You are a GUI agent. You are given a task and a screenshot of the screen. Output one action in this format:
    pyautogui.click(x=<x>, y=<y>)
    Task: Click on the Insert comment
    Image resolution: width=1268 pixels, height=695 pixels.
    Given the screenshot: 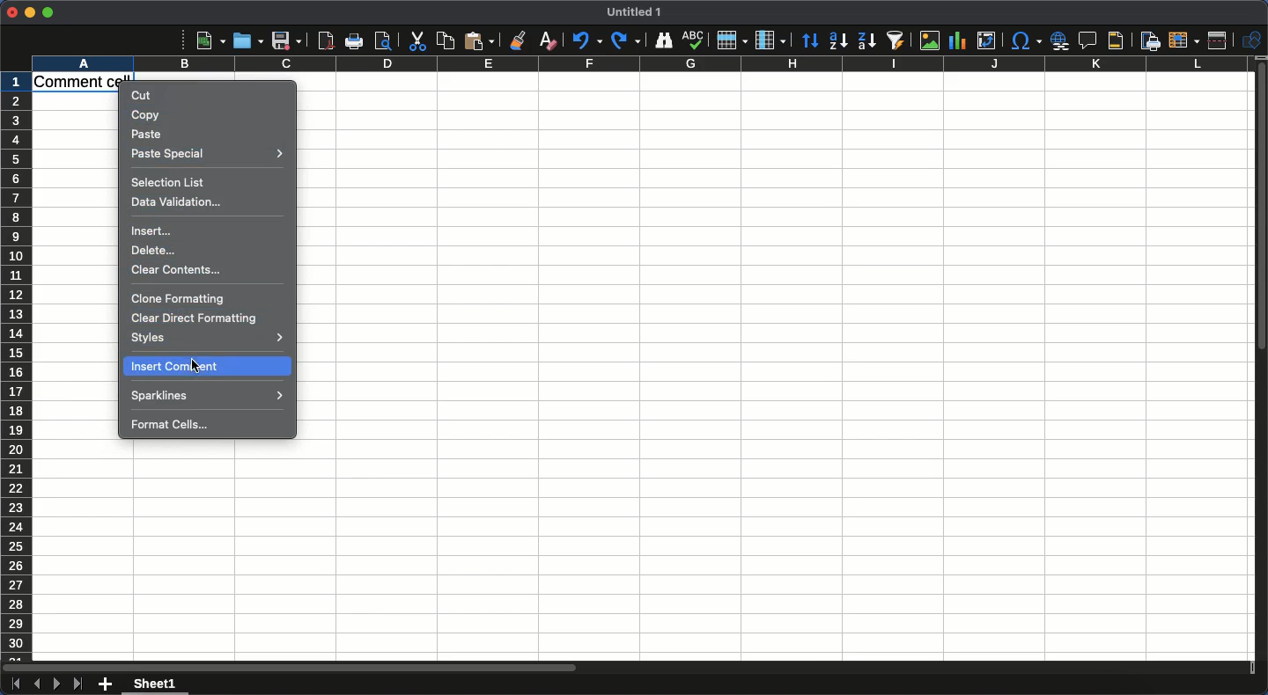 What is the action you would take?
    pyautogui.click(x=208, y=368)
    